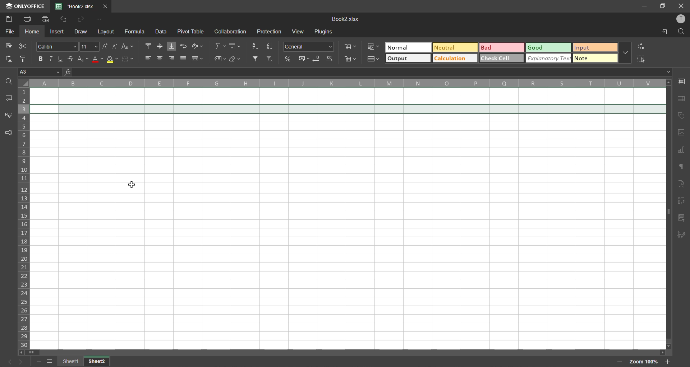  What do you see at coordinates (10, 60) in the screenshot?
I see `paste` at bounding box center [10, 60].